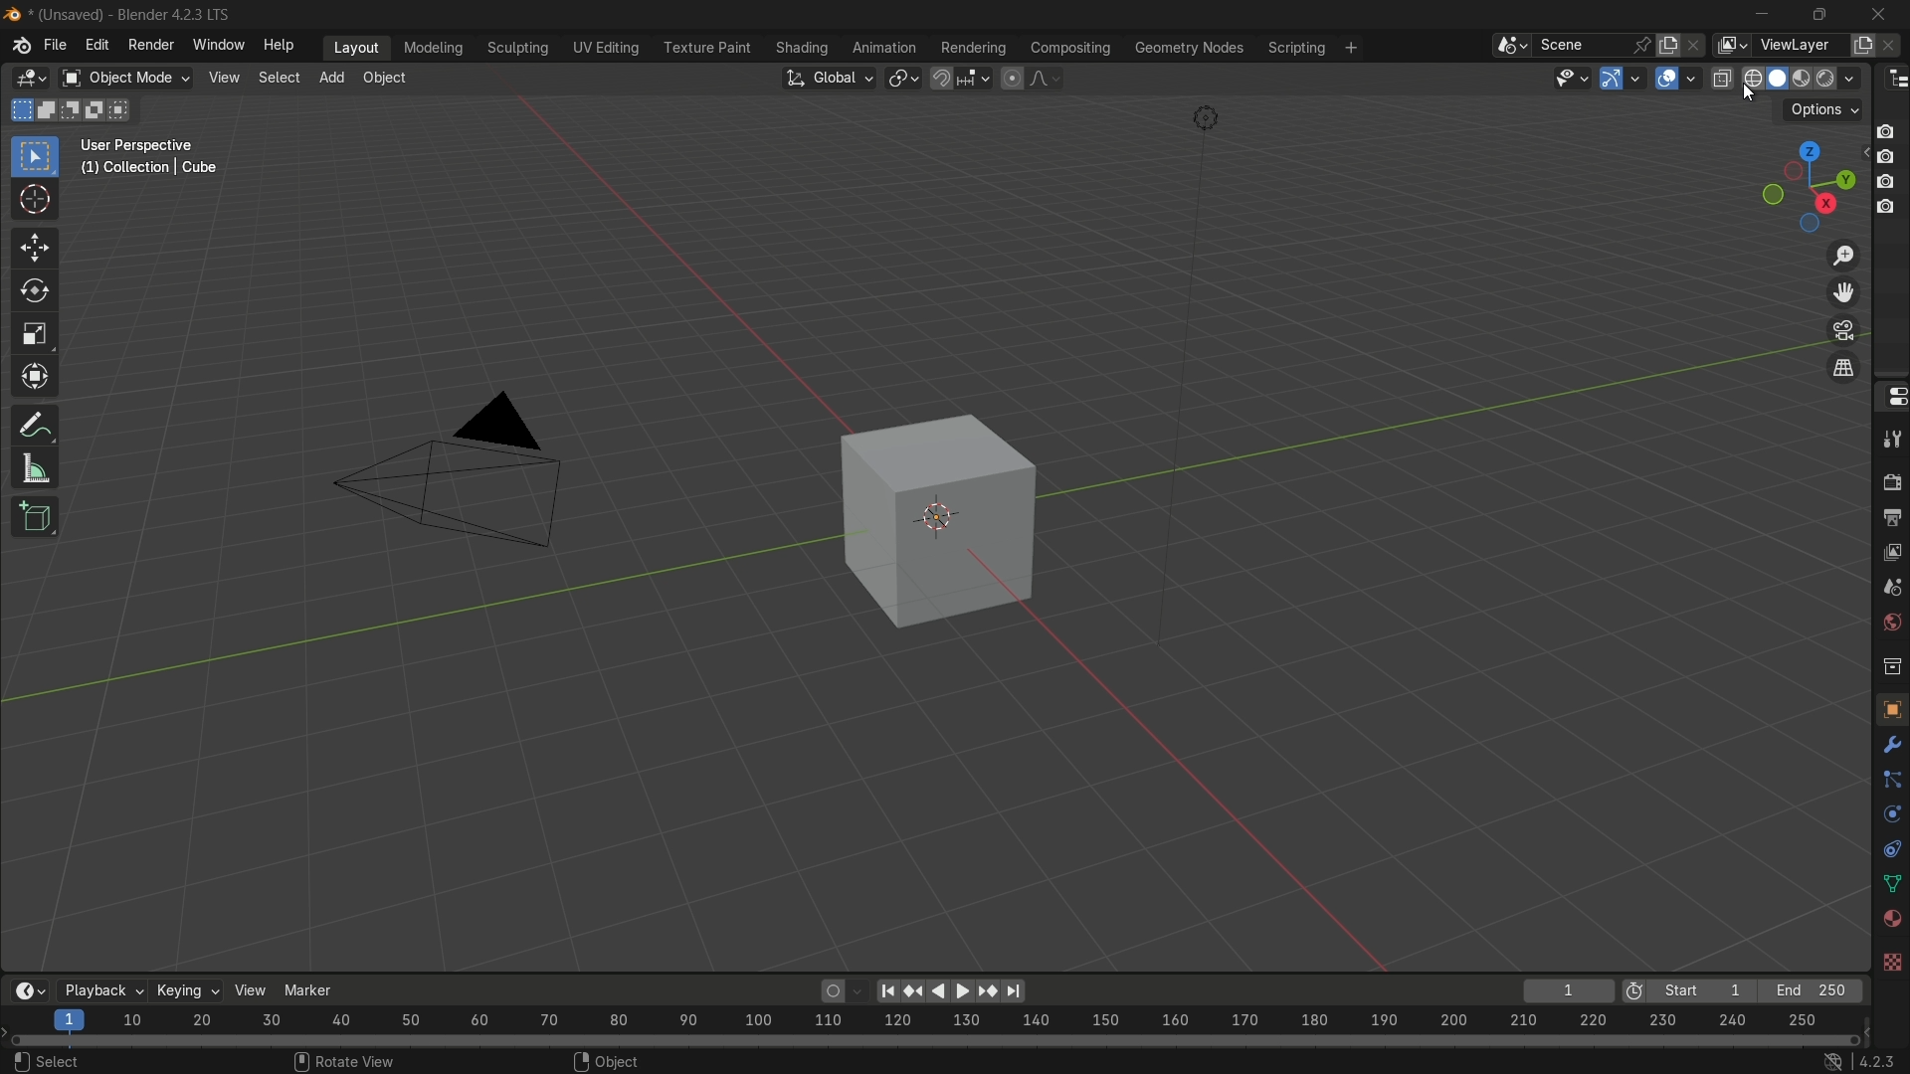 The height and width of the screenshot is (1074, 1910). I want to click on tool, so click(1890, 439).